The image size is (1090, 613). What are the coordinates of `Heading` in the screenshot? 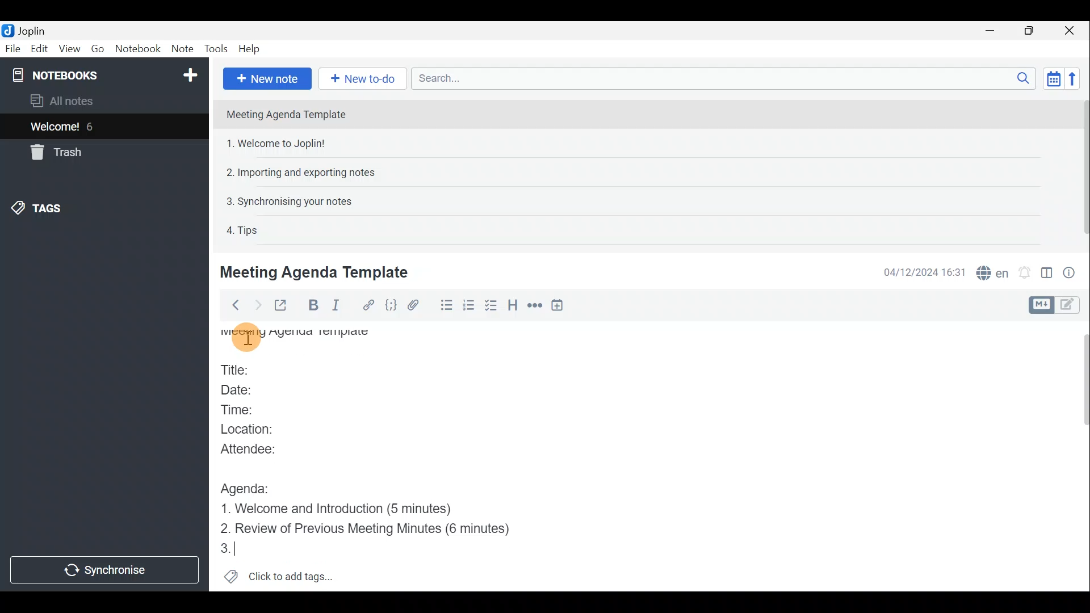 It's located at (512, 308).